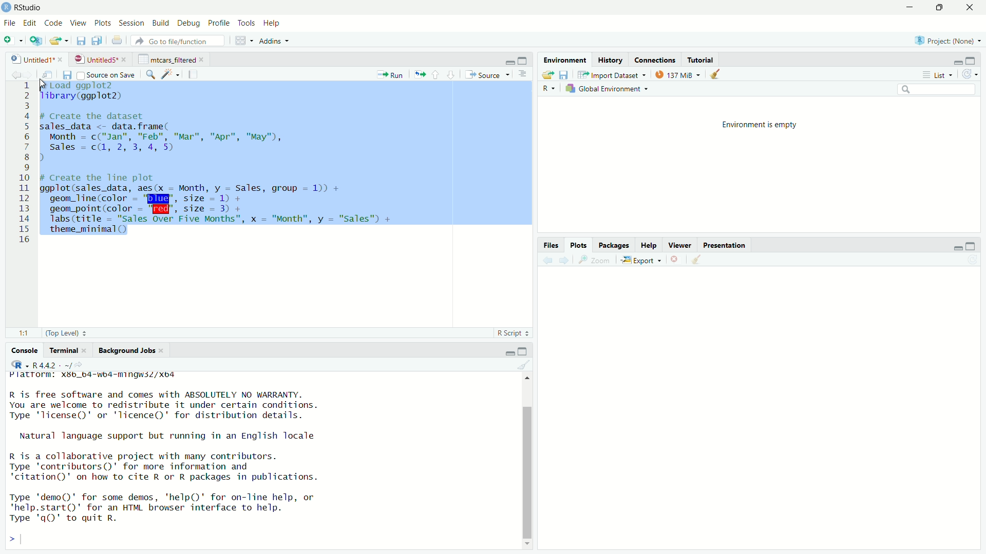  What do you see at coordinates (524, 60) in the screenshot?
I see `maximize` at bounding box center [524, 60].